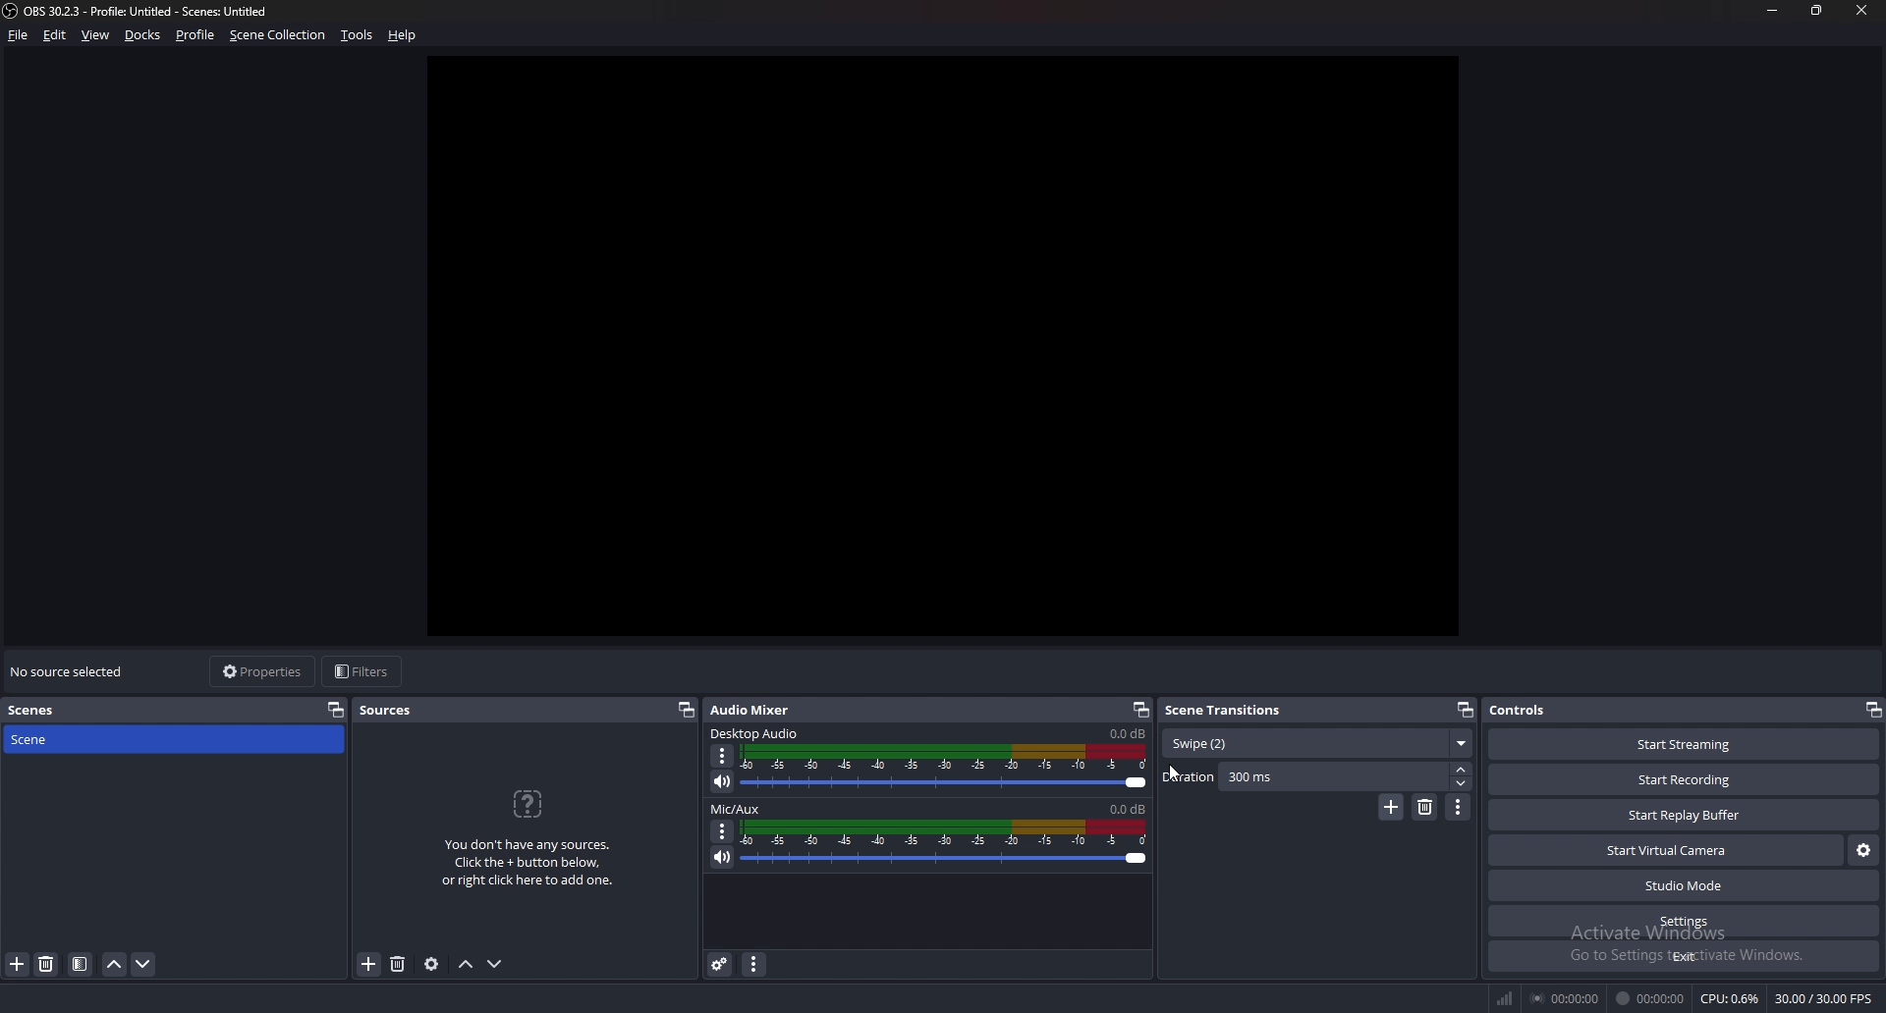 The height and width of the screenshot is (1013, 1886). Describe the element at coordinates (1772, 12) in the screenshot. I see `minimize` at that location.